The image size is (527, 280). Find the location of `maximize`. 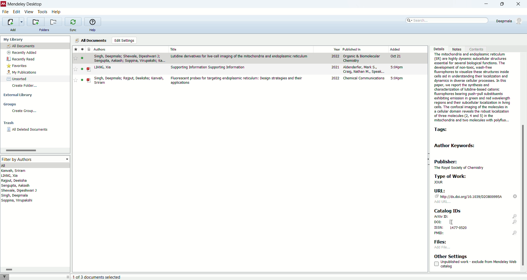

maximize is located at coordinates (504, 4).